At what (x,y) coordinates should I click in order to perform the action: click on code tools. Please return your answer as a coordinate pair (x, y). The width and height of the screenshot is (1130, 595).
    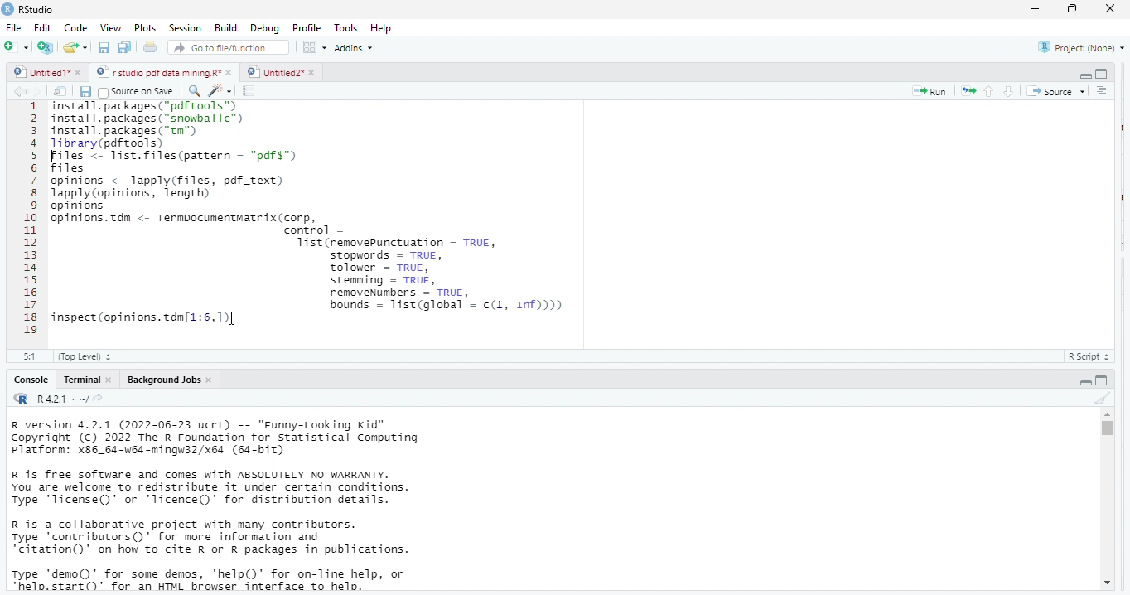
    Looking at the image, I should click on (220, 89).